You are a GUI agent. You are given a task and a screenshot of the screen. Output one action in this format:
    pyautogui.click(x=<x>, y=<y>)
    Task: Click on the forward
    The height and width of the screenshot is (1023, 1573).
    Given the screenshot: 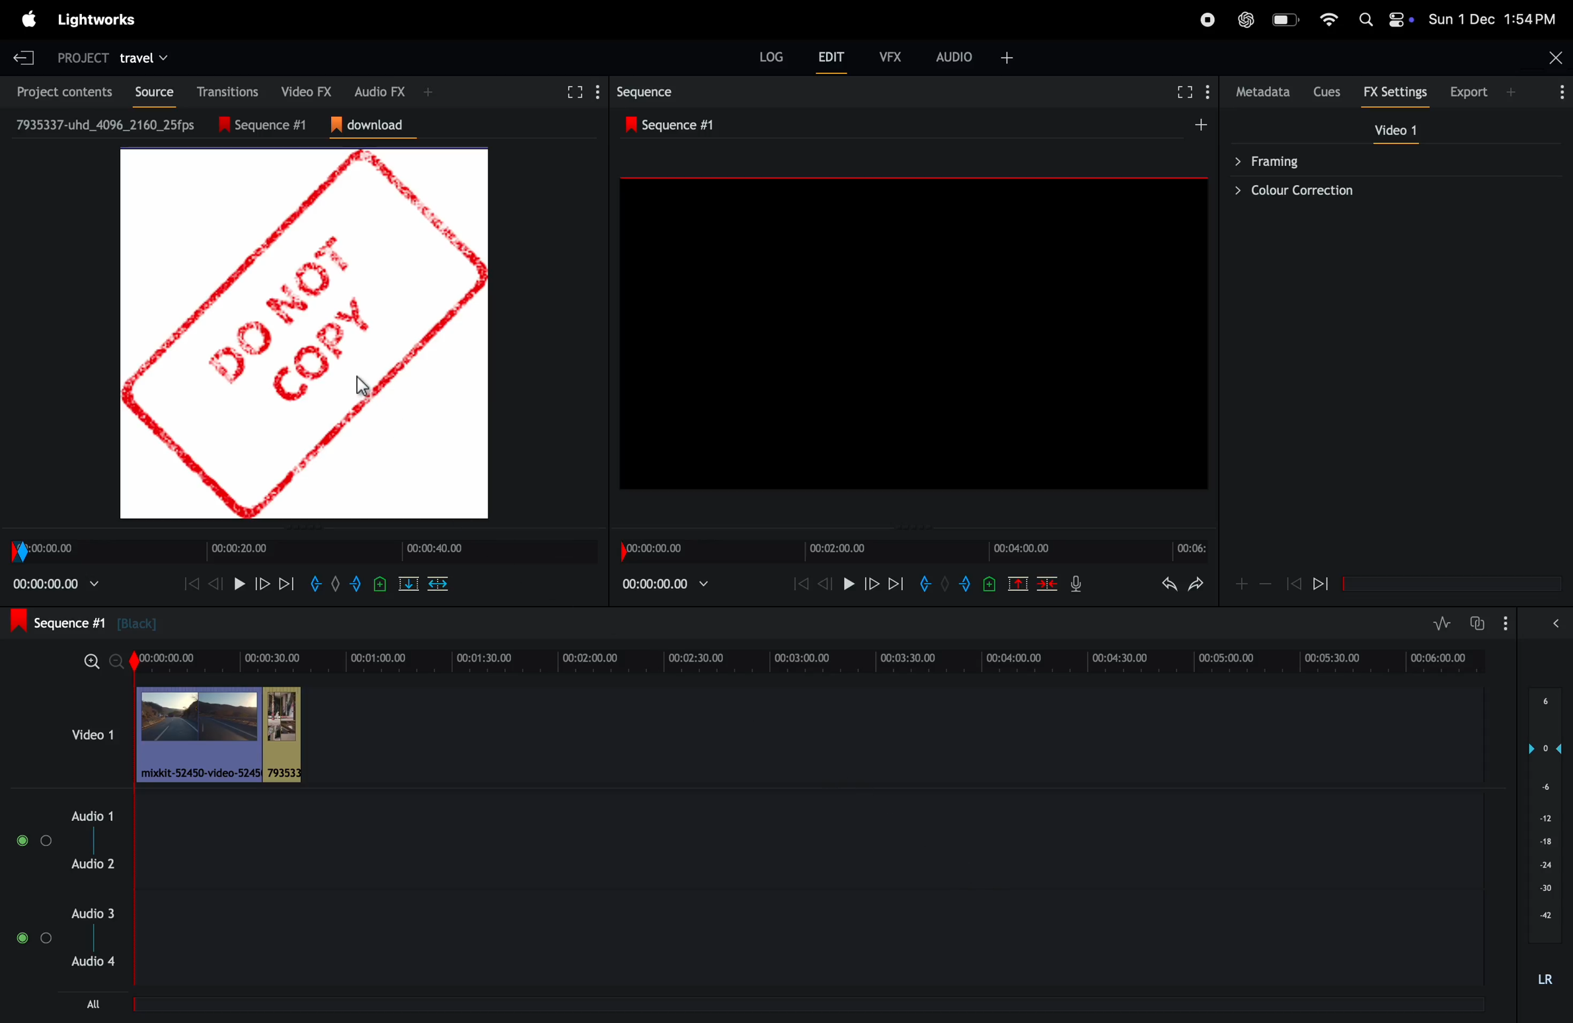 What is the action you would take?
    pyautogui.click(x=262, y=584)
    